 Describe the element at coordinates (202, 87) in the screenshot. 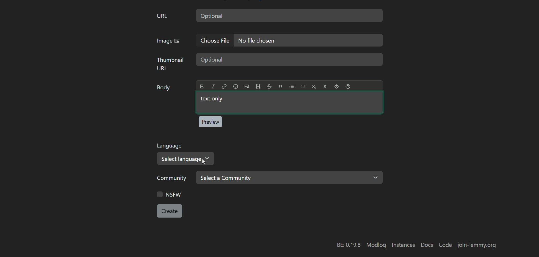

I see `Bold` at that location.